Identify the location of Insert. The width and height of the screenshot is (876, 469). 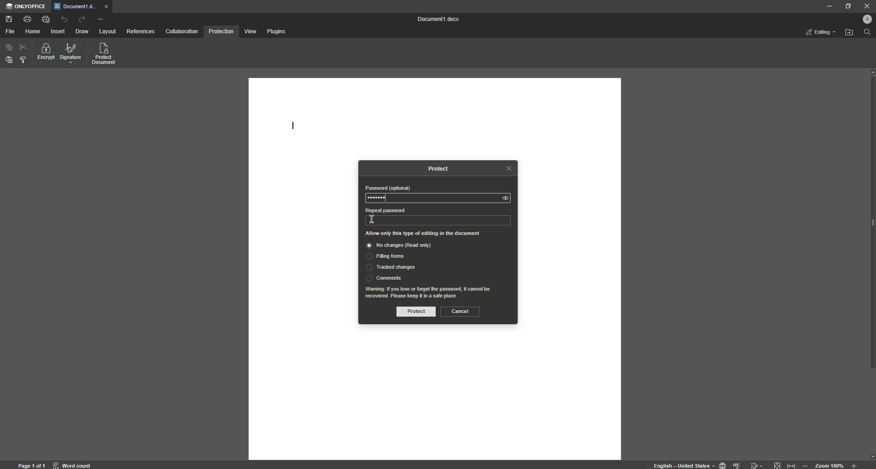
(58, 31).